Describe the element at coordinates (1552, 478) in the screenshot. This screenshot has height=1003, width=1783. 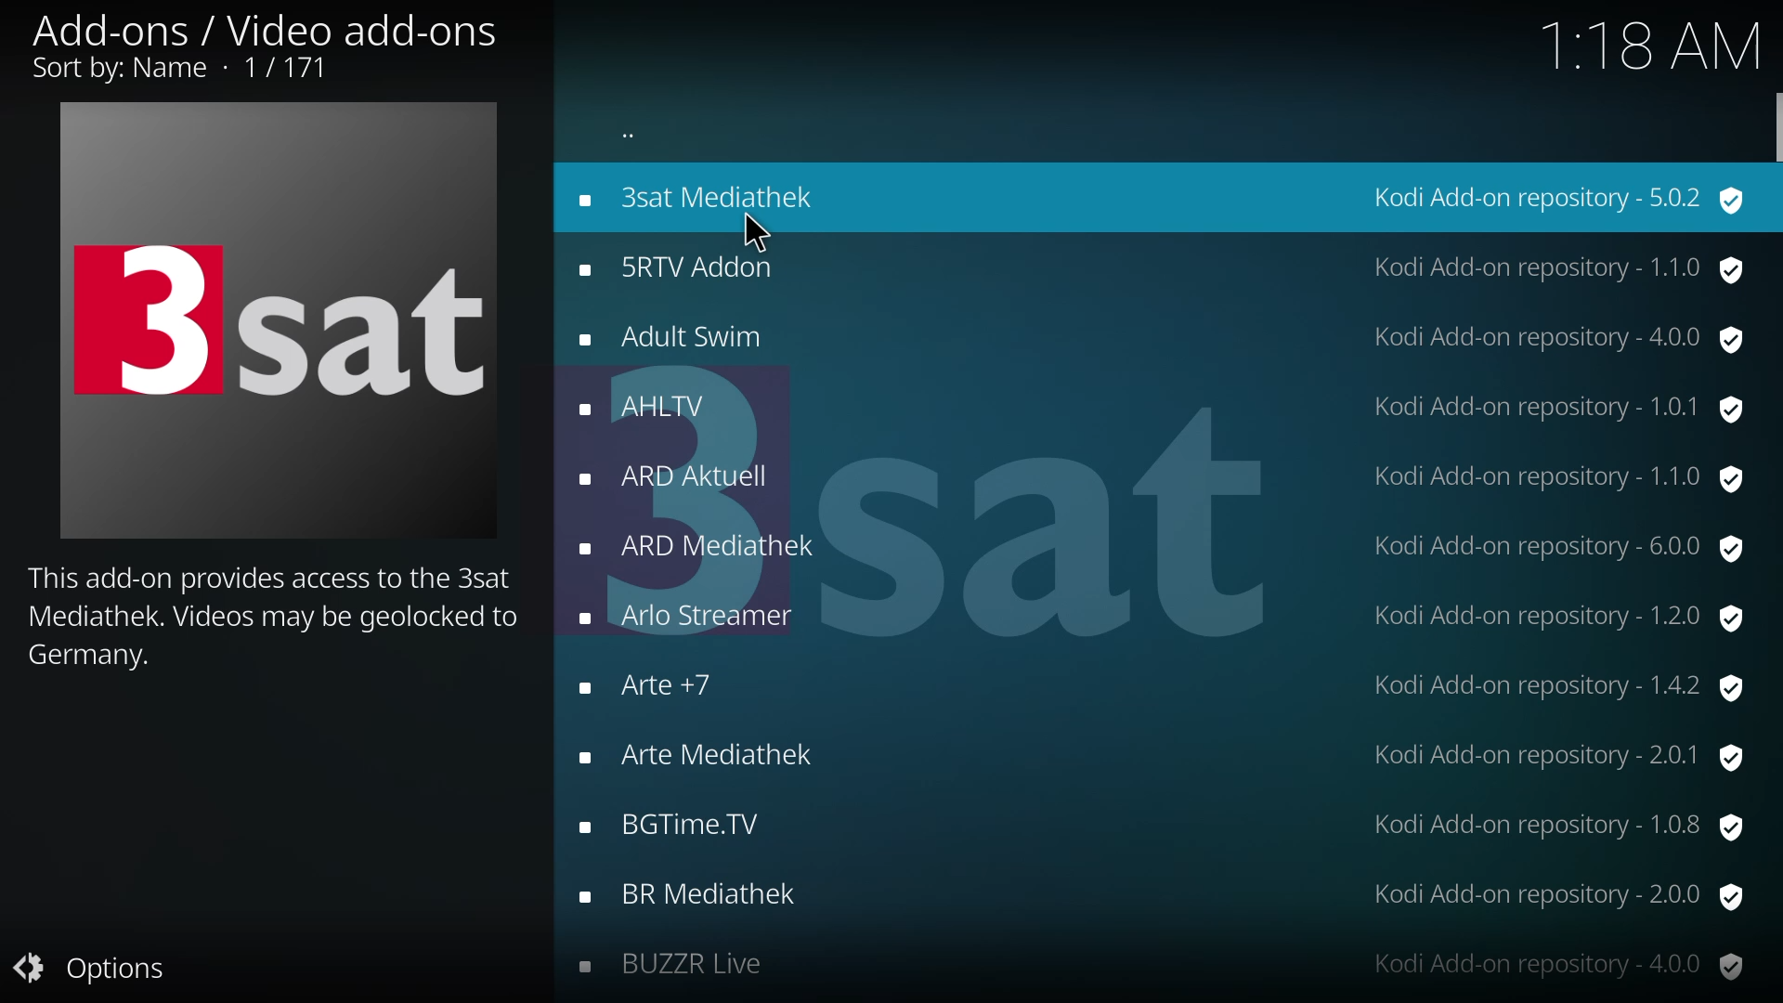
I see `version` at that location.